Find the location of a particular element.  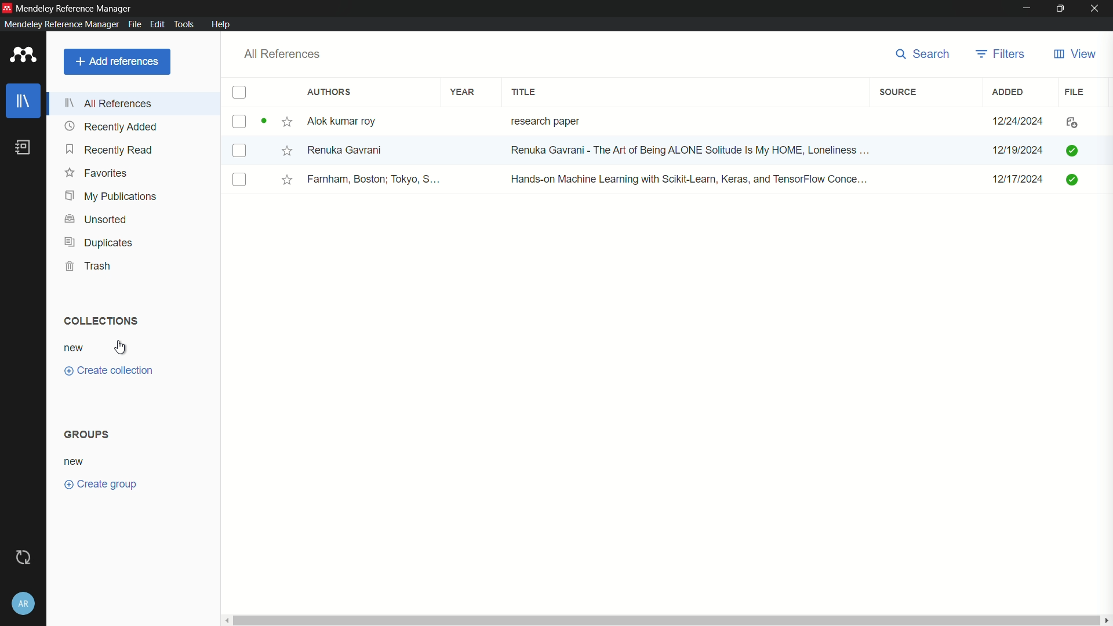

sync is located at coordinates (24, 557).